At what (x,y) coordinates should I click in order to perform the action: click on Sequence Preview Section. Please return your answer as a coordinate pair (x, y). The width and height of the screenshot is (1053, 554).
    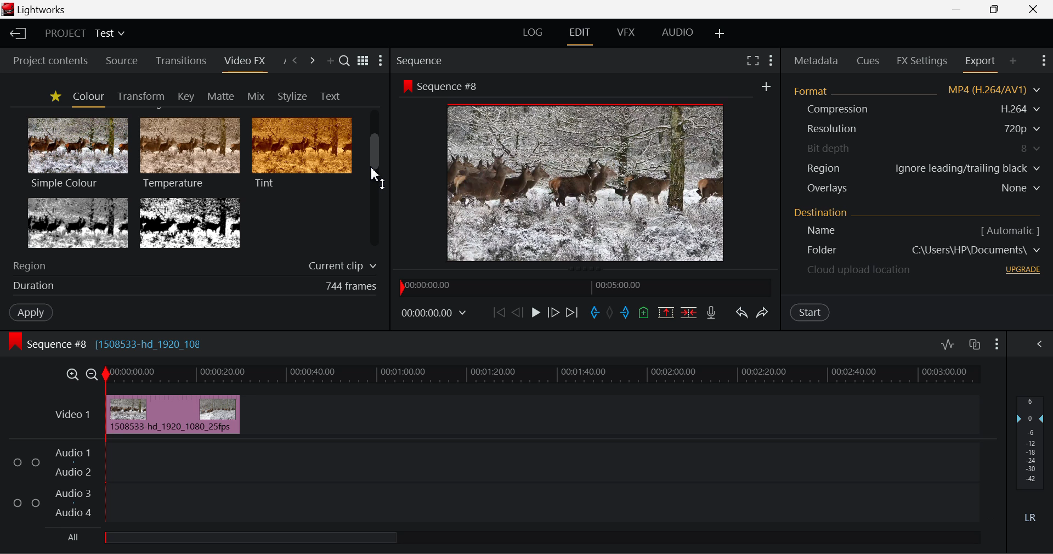
    Looking at the image, I should click on (421, 62).